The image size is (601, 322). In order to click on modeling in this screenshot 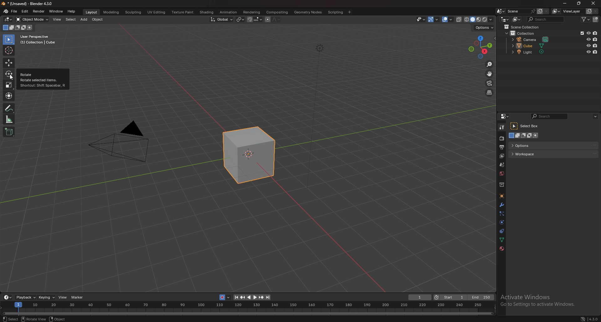, I will do `click(112, 13)`.